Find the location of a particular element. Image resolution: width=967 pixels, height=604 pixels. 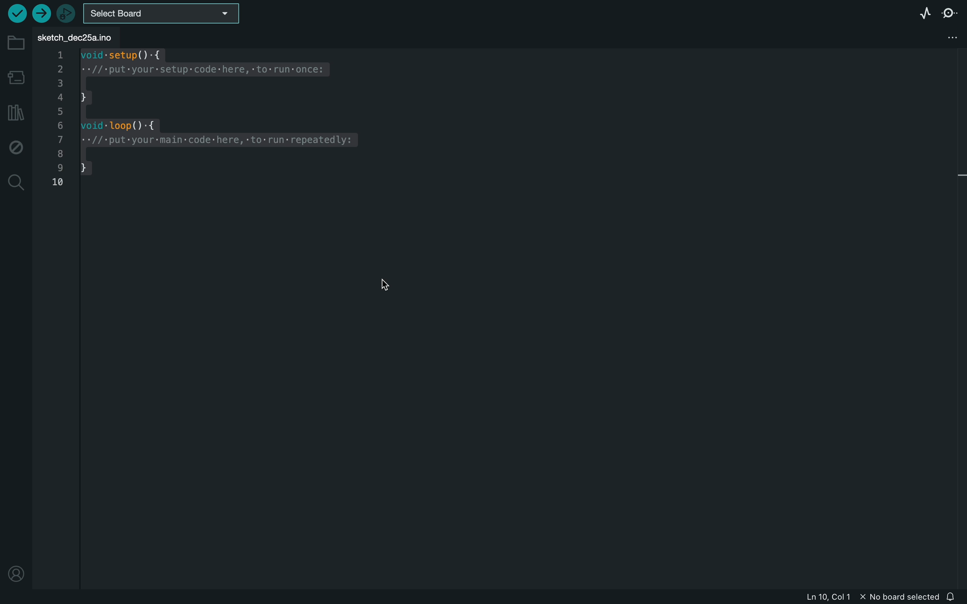

folder is located at coordinates (16, 43).